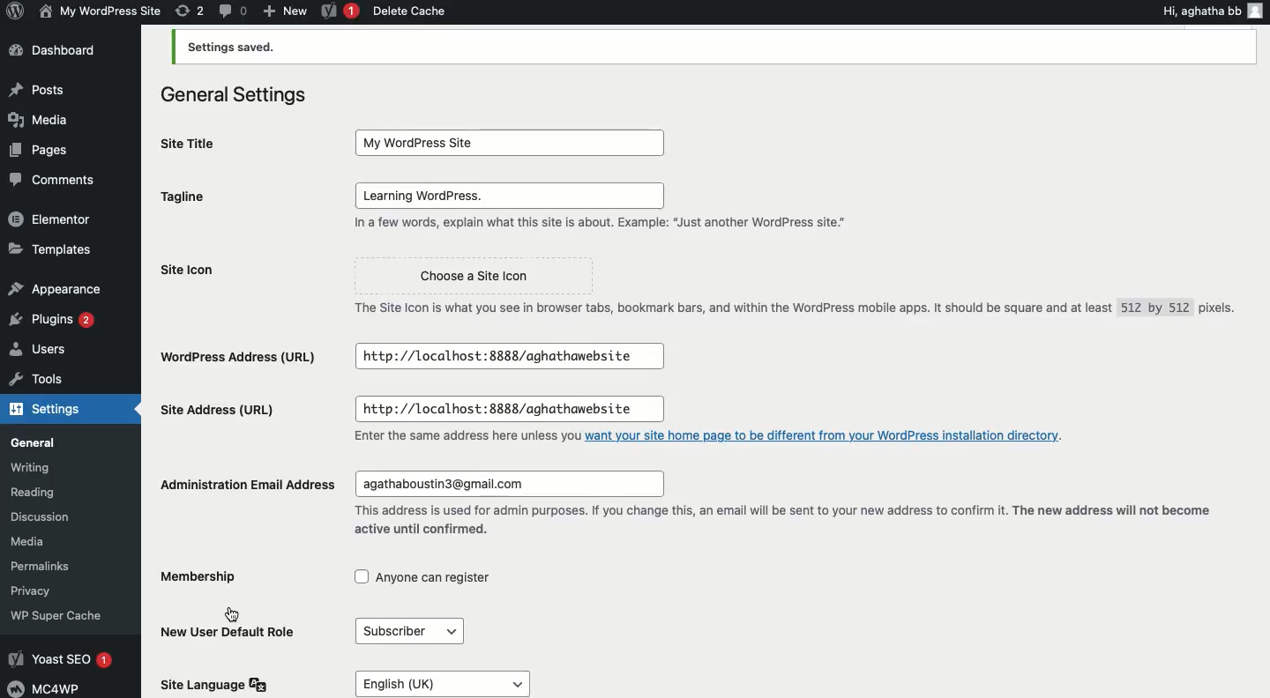  Describe the element at coordinates (228, 197) in the screenshot. I see `Tagline` at that location.